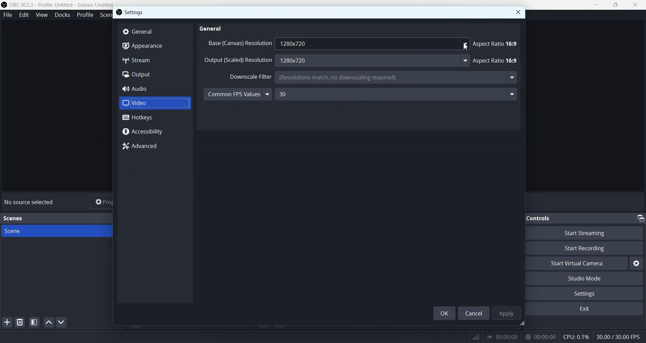 The image size is (646, 343). I want to click on Settings, so click(588, 293).